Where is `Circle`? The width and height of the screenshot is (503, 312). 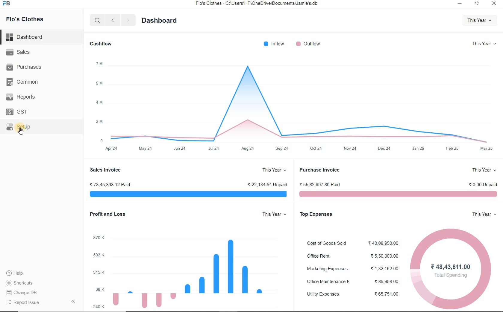
Circle is located at coordinates (451, 269).